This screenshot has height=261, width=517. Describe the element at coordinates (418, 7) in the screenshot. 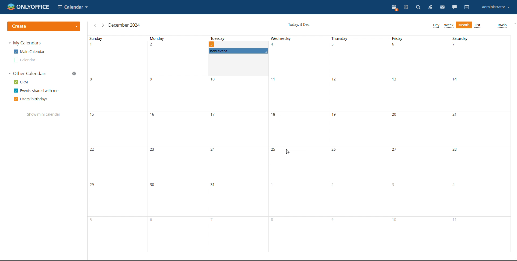

I see `search` at that location.